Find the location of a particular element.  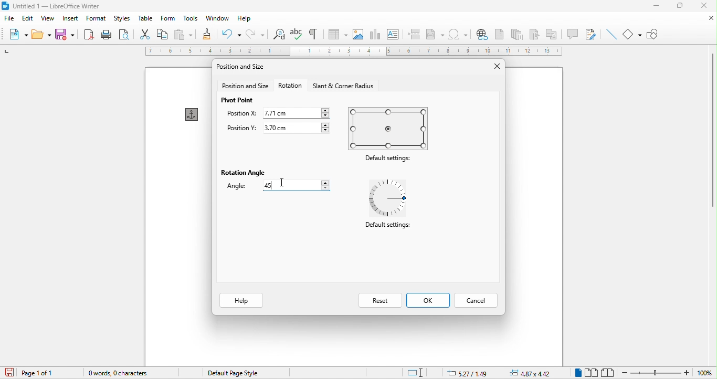

position and size is located at coordinates (246, 67).